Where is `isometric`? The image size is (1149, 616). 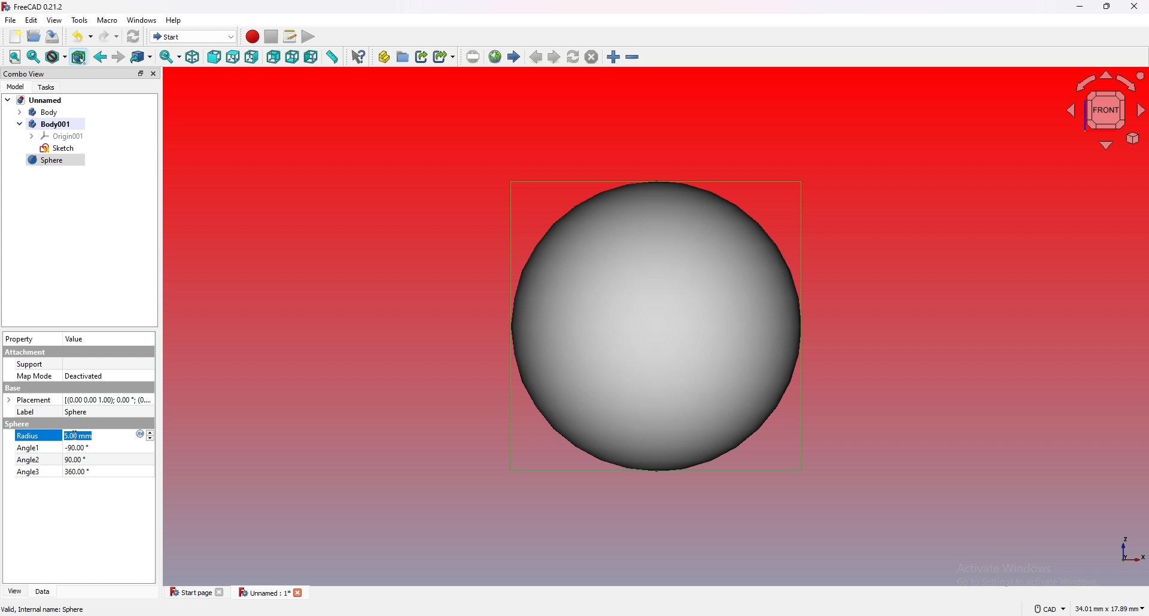 isometric is located at coordinates (192, 57).